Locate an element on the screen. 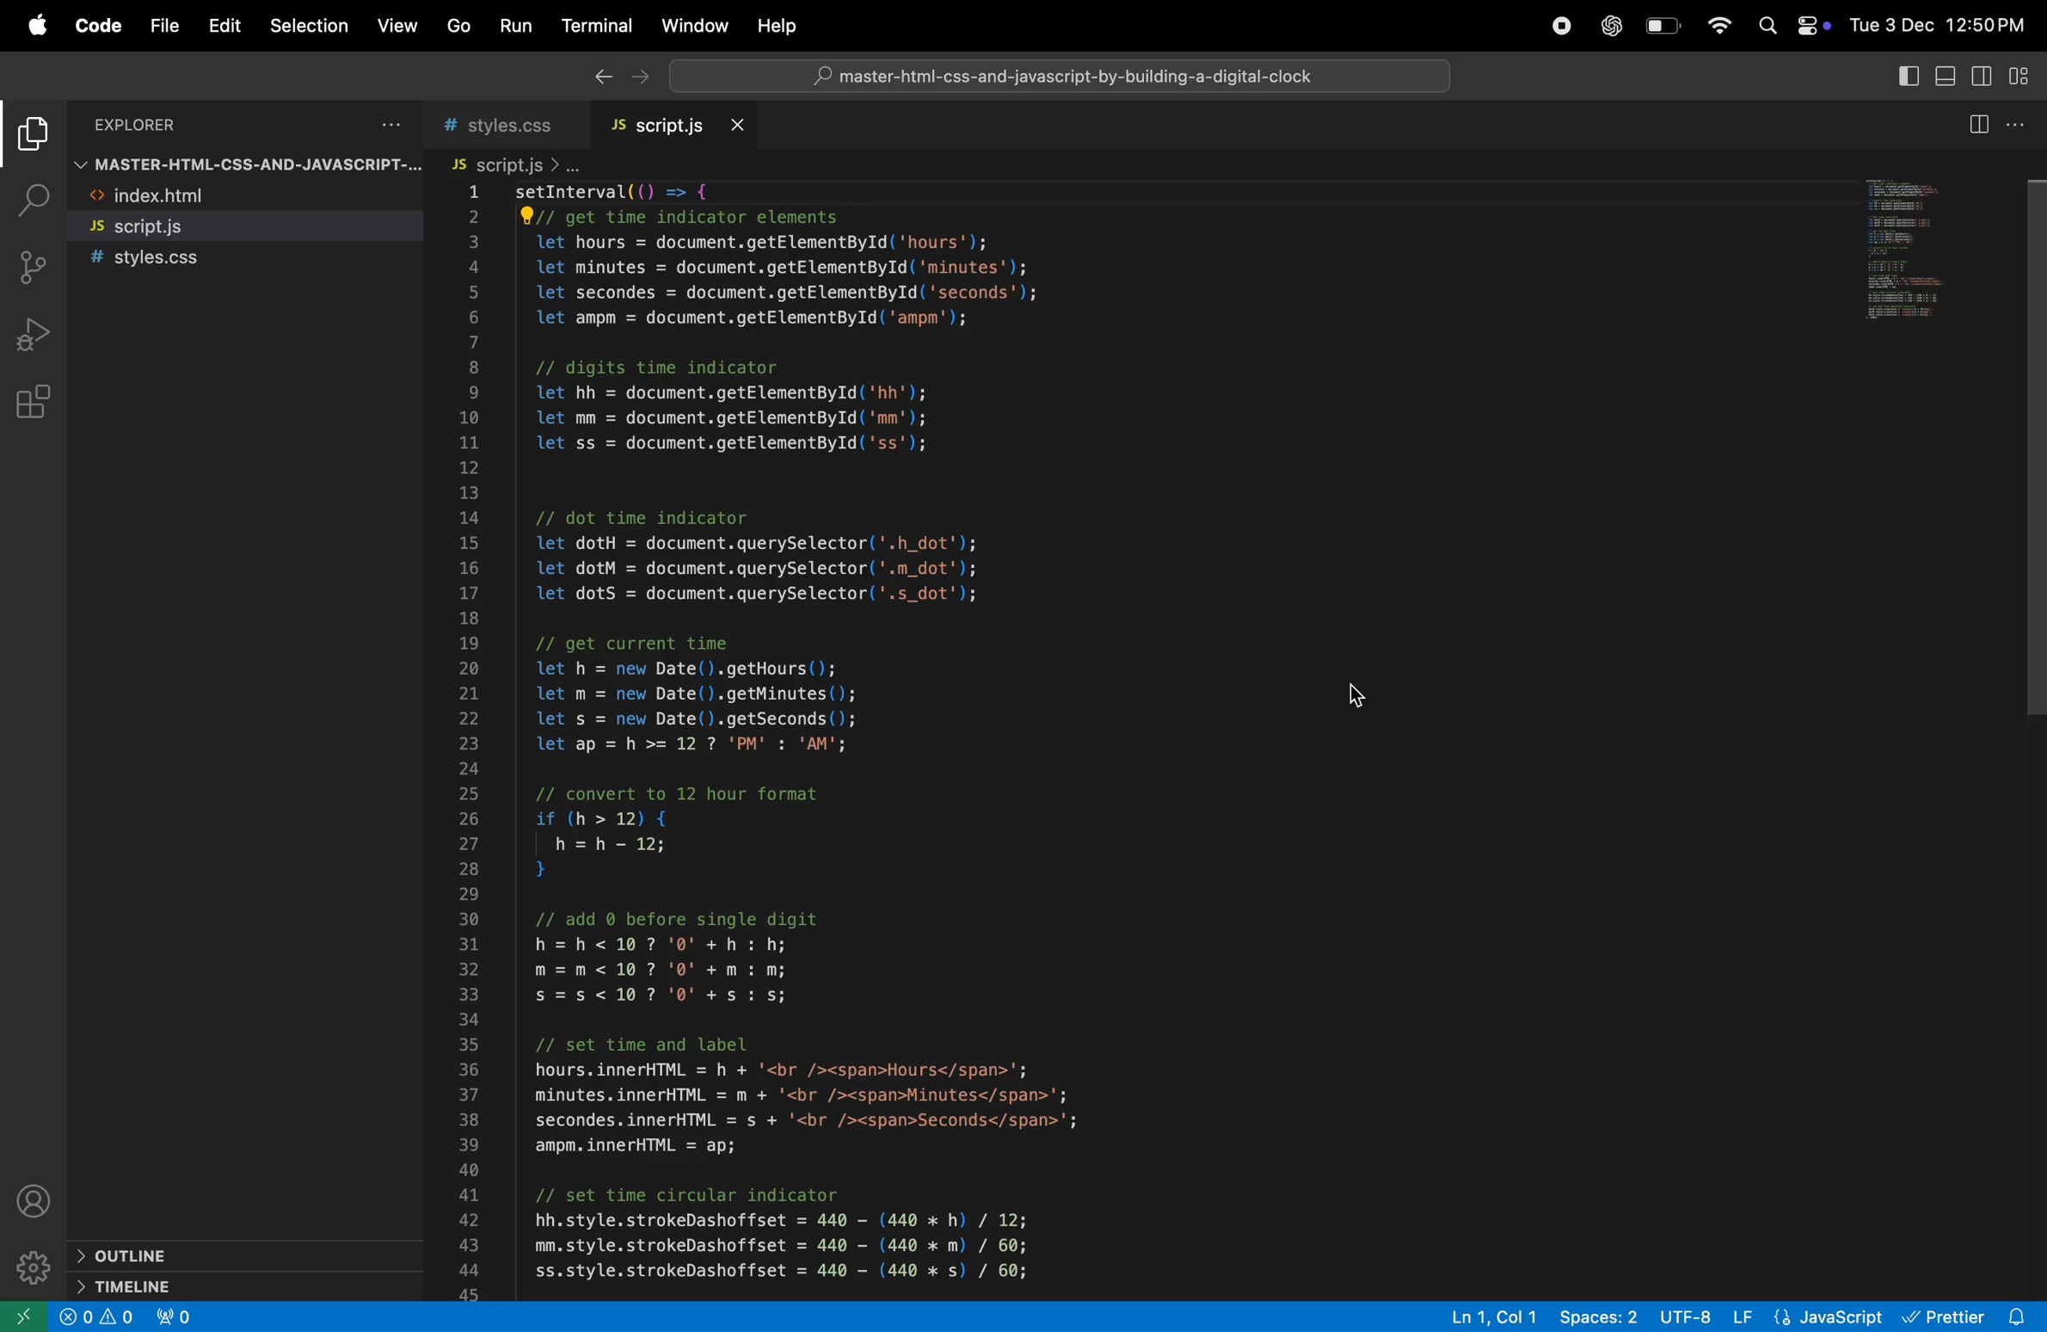 The height and width of the screenshot is (1332, 2047). backward is located at coordinates (602, 74).